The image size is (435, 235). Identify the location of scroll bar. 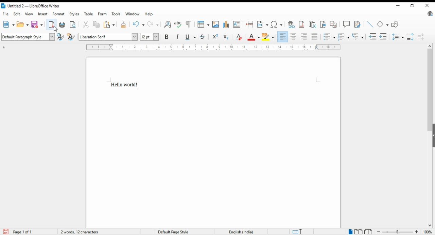
(428, 135).